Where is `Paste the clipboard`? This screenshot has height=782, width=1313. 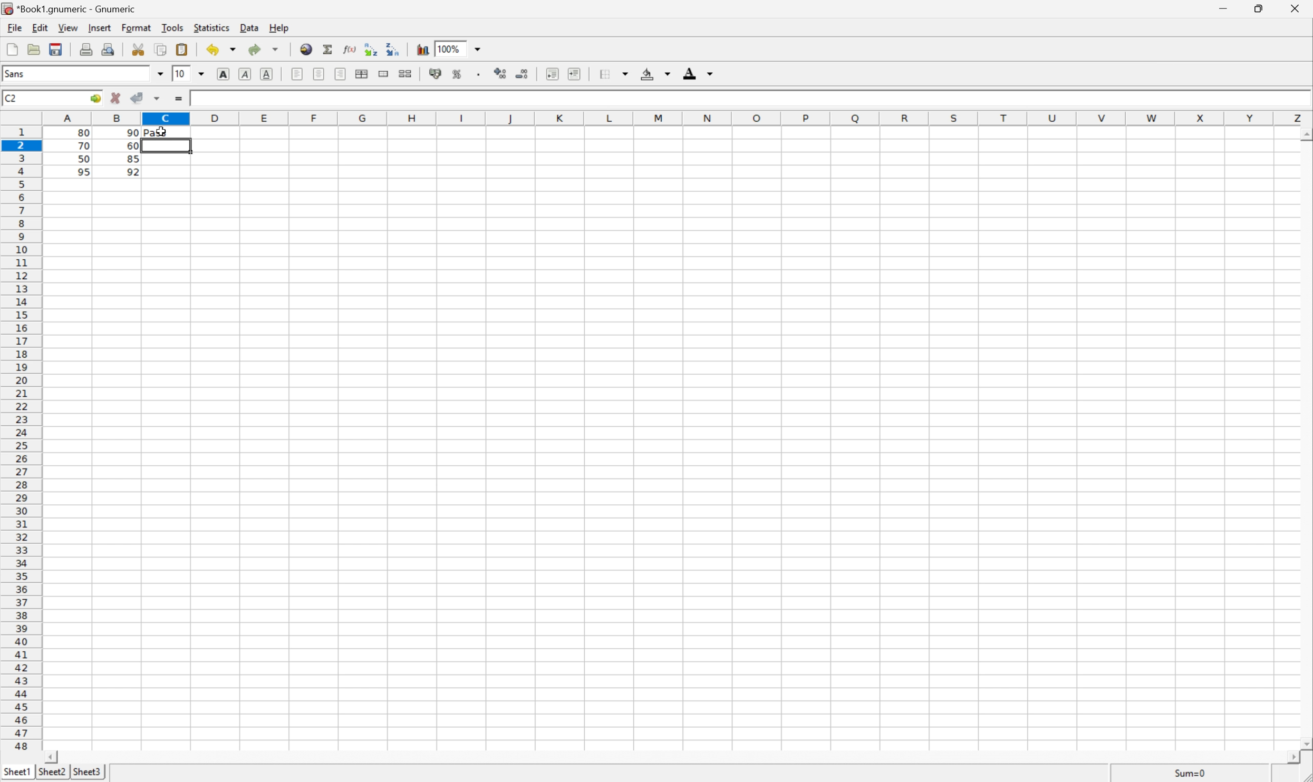 Paste the clipboard is located at coordinates (183, 50).